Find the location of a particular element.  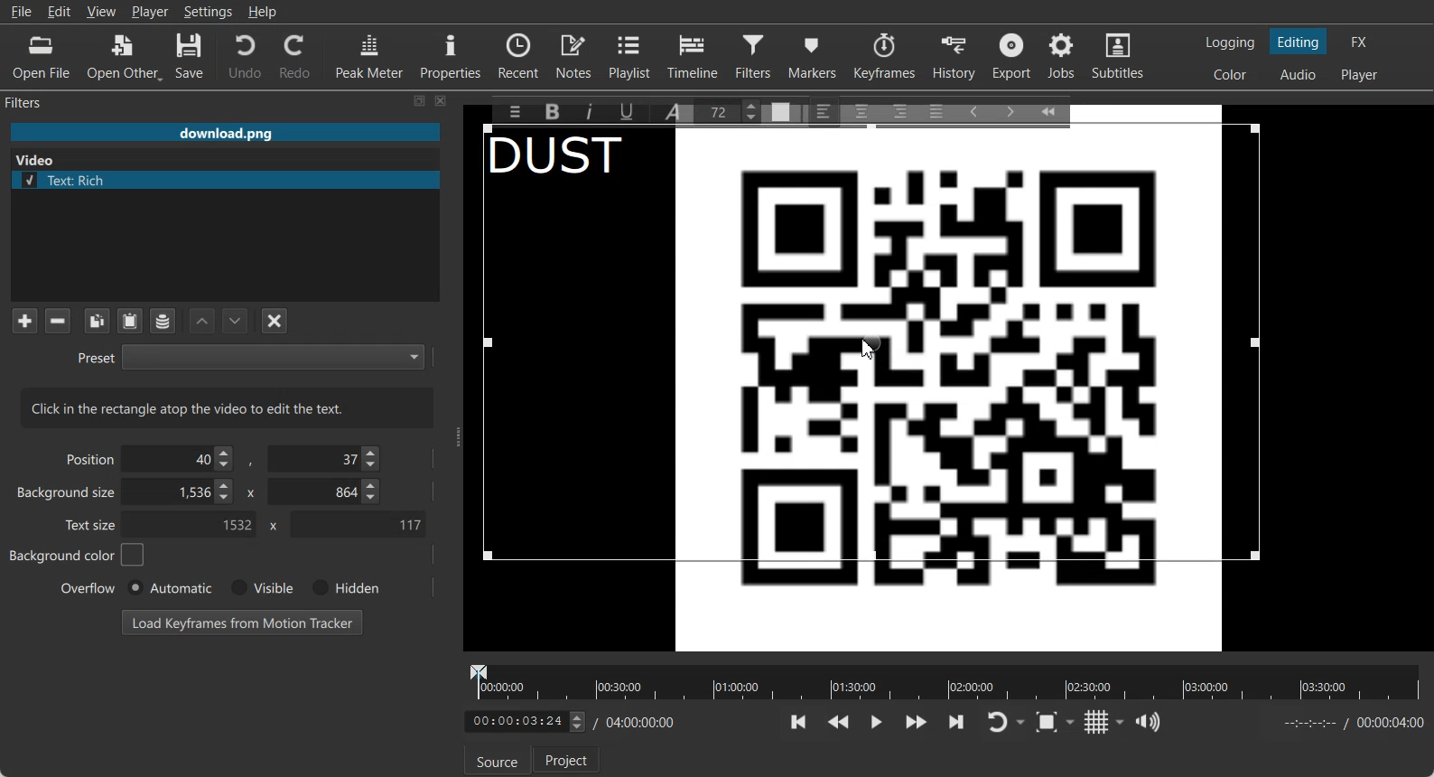

Notes is located at coordinates (575, 55).